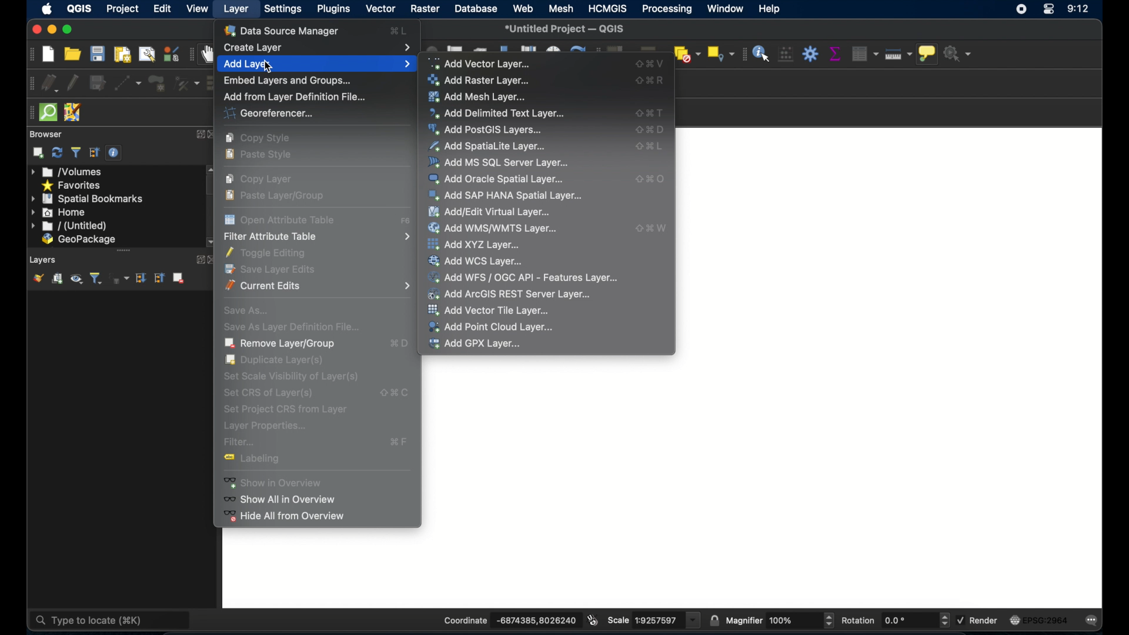  I want to click on show layer styling panel, so click(38, 279).